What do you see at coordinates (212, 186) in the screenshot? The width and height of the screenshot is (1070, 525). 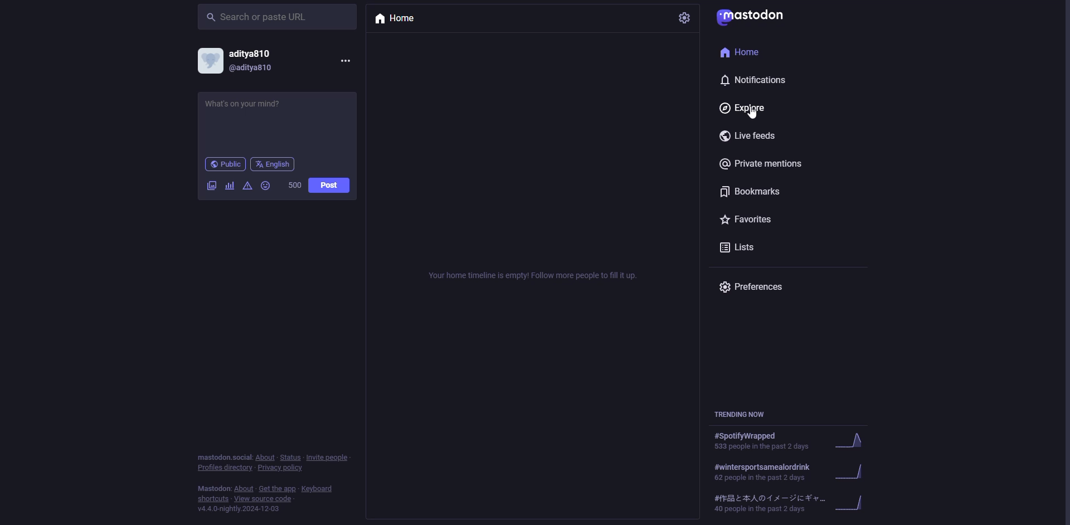 I see `image` at bounding box center [212, 186].